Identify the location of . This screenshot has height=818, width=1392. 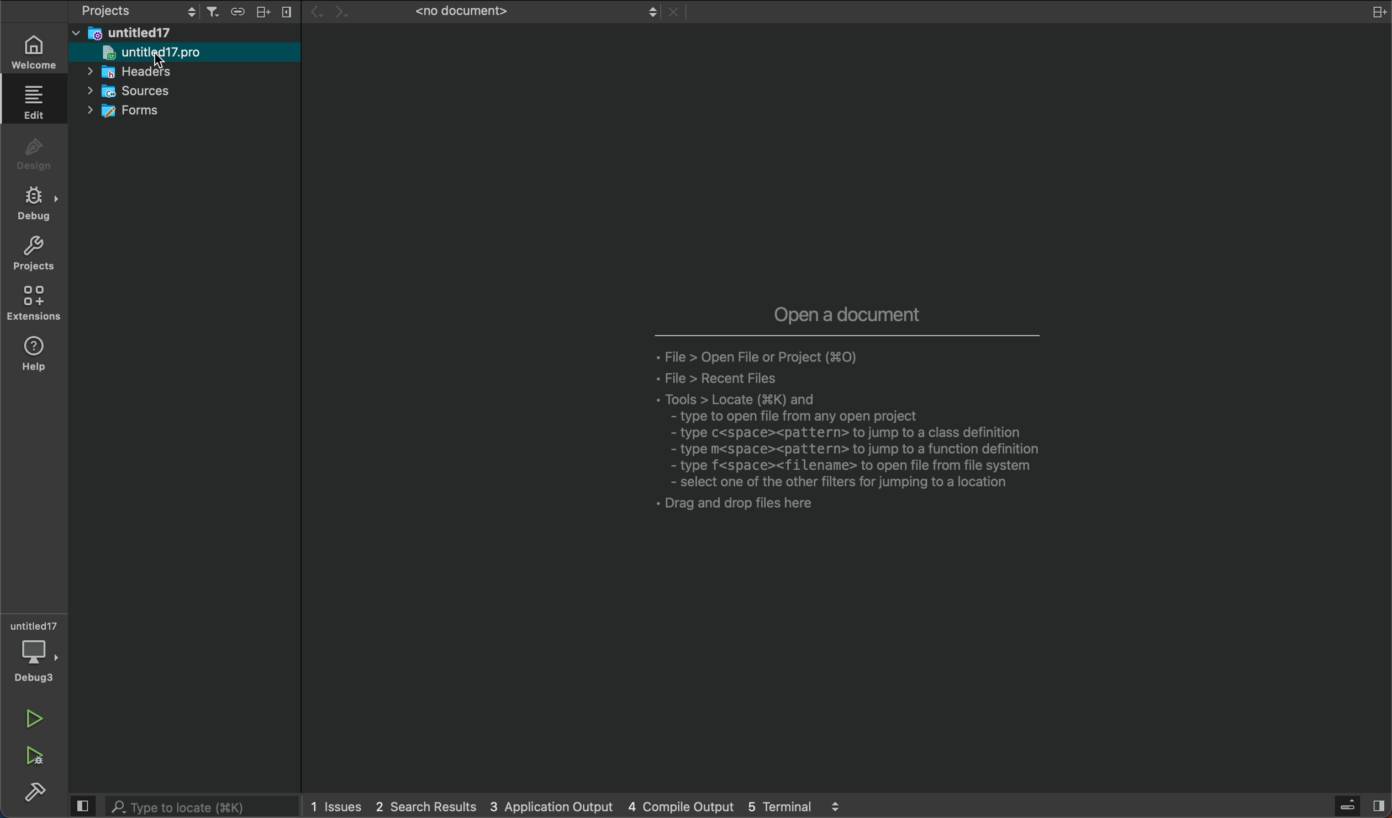
(289, 12).